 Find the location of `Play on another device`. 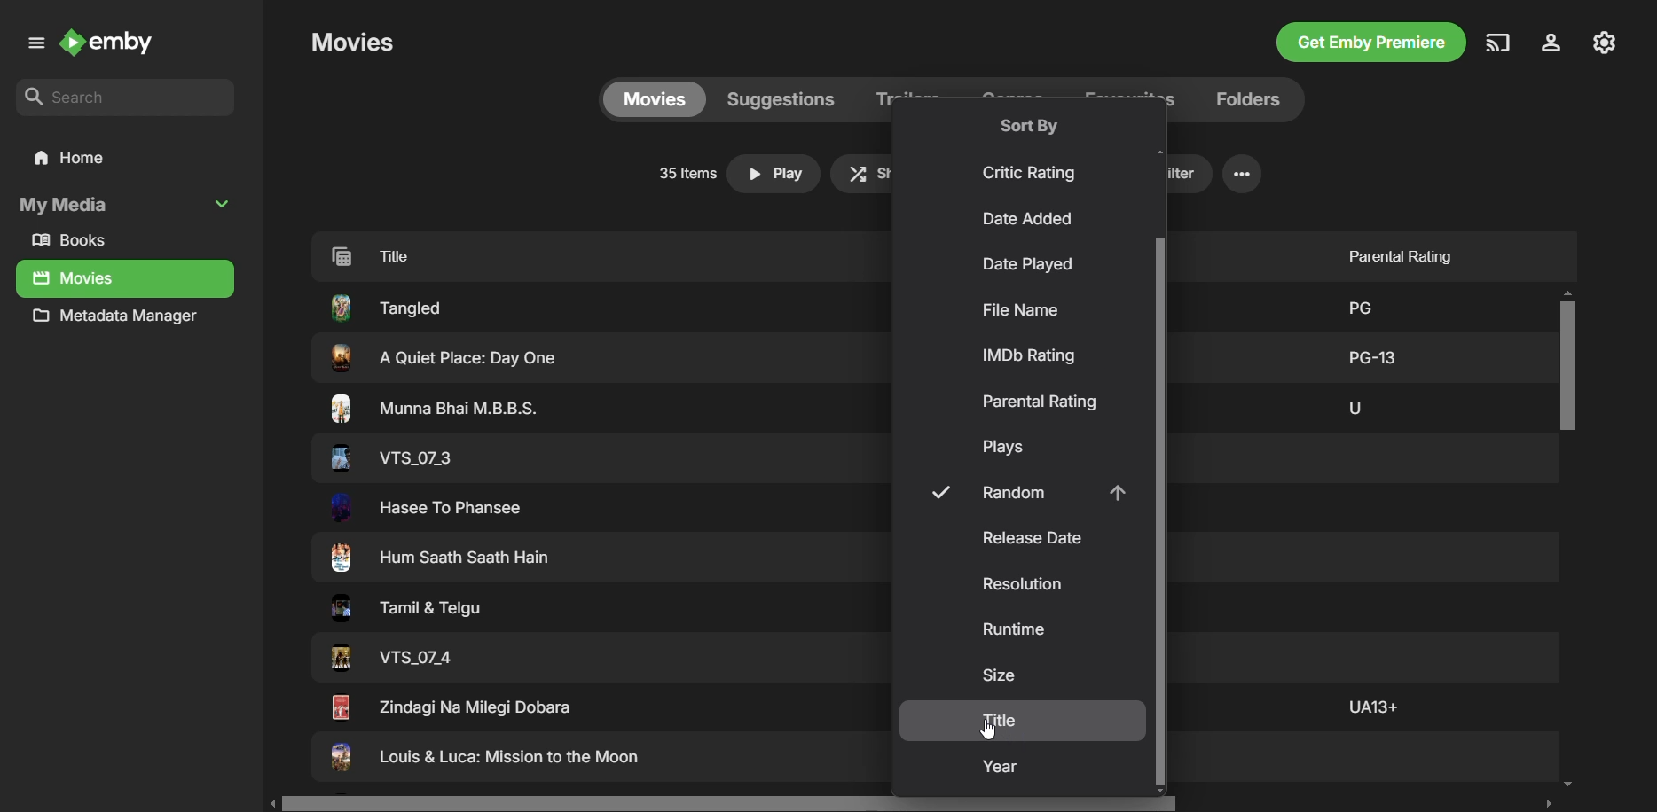

Play on another device is located at coordinates (1498, 43).